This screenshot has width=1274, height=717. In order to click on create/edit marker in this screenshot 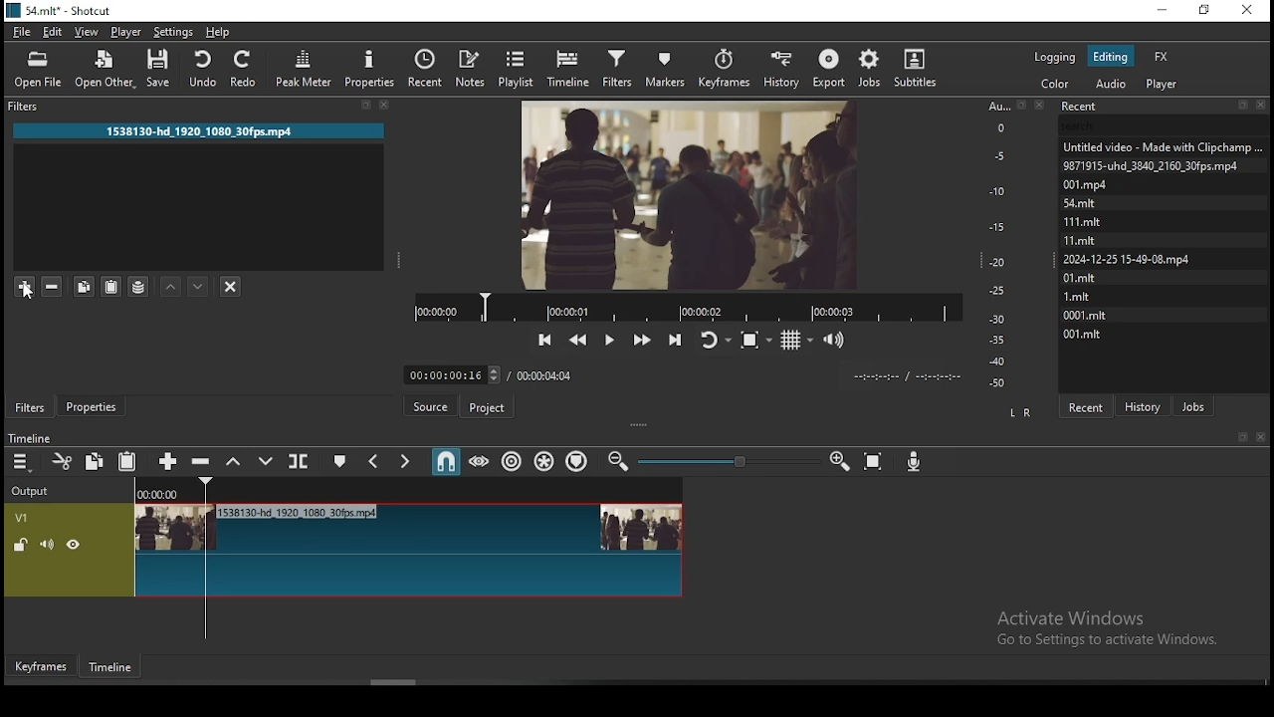, I will do `click(337, 464)`.